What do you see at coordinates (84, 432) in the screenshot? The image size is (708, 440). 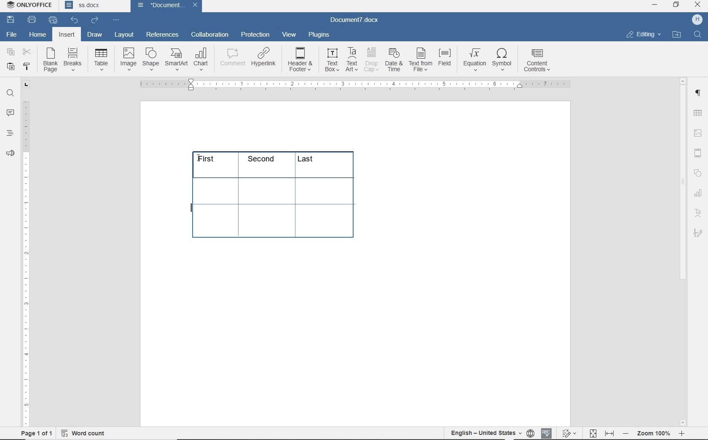 I see `word count` at bounding box center [84, 432].